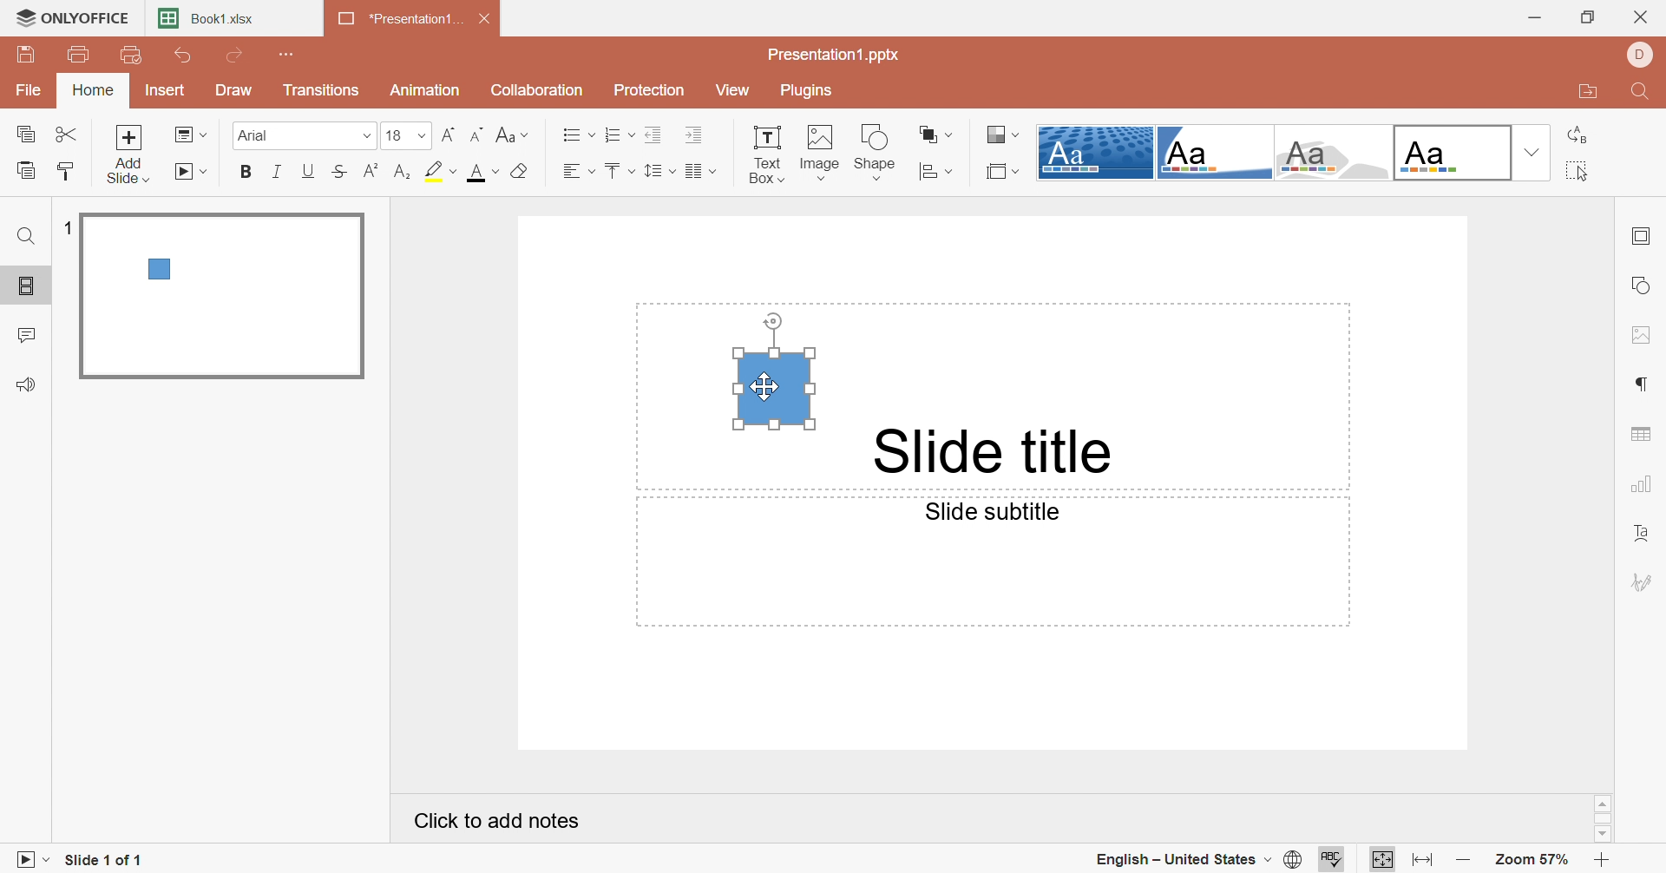 This screenshot has width=1666, height=873. I want to click on Cut, so click(69, 134).